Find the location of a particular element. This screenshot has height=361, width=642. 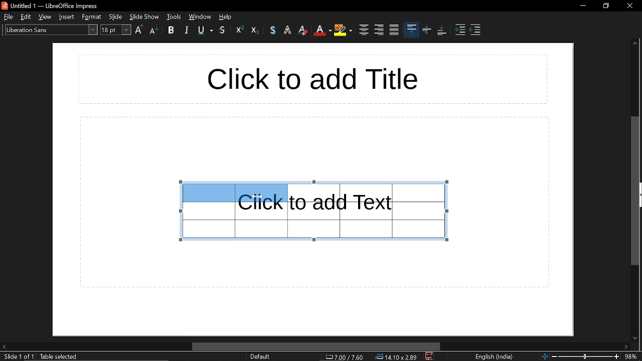

Uppercase is located at coordinates (139, 30).